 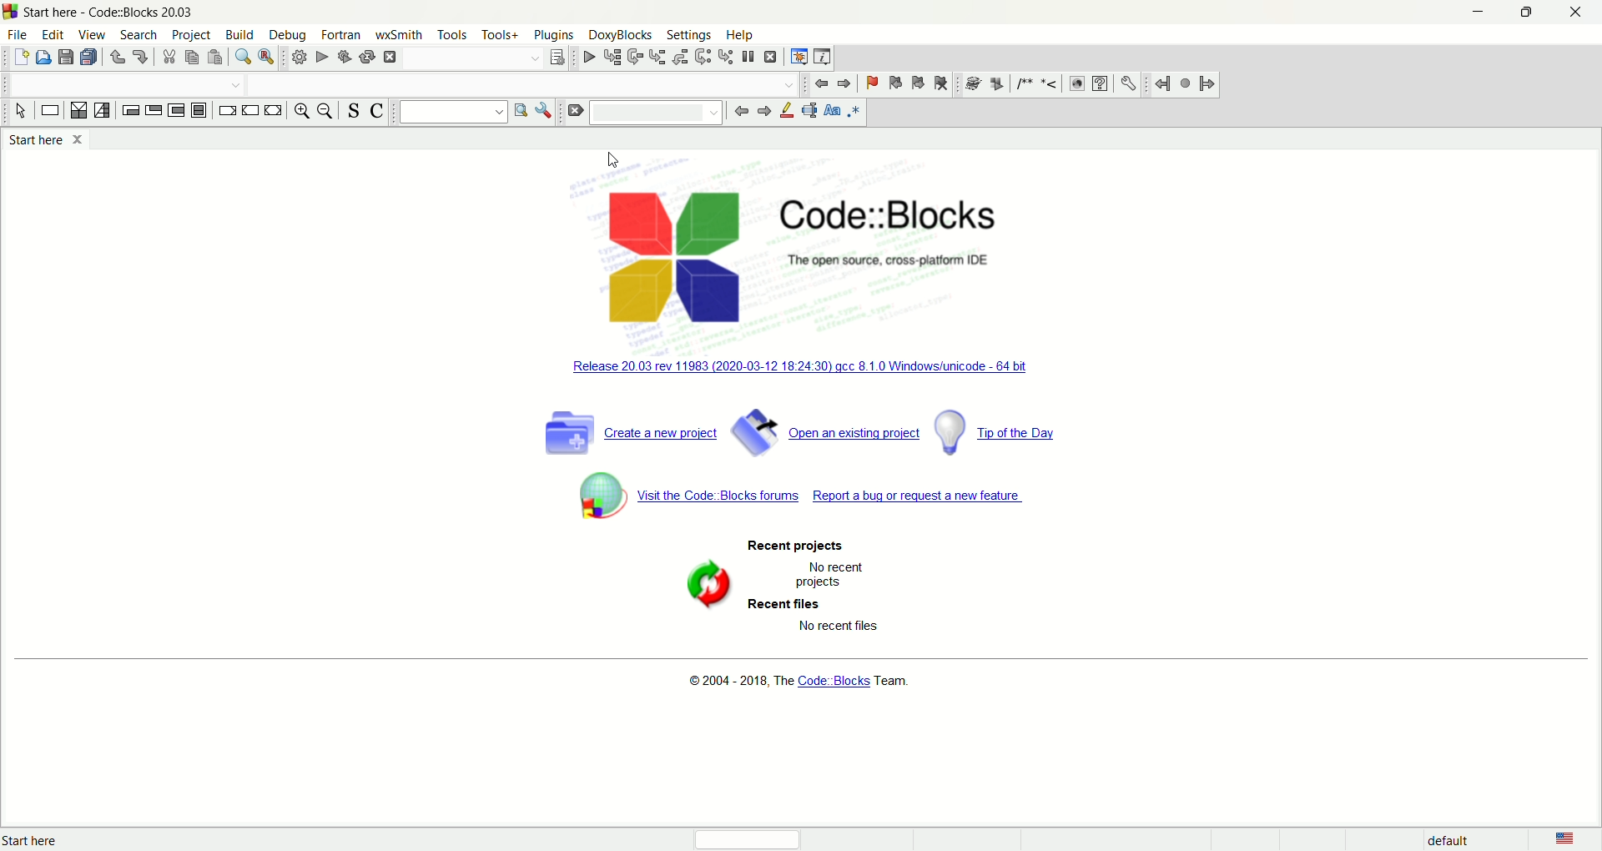 I want to click on options window, so click(x=545, y=111).